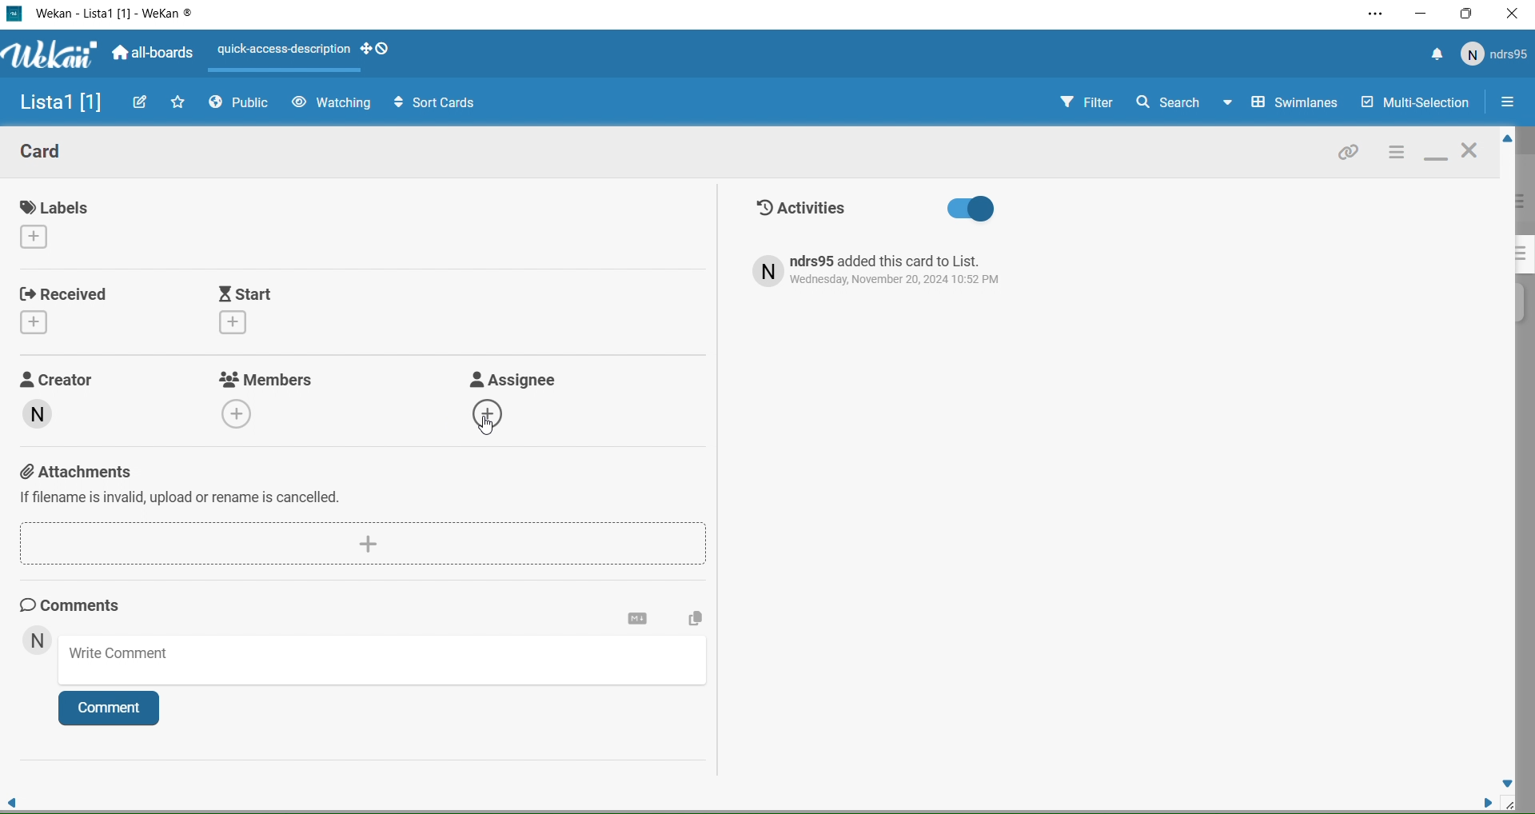 This screenshot has width=1535, height=814. I want to click on Public, so click(243, 105).